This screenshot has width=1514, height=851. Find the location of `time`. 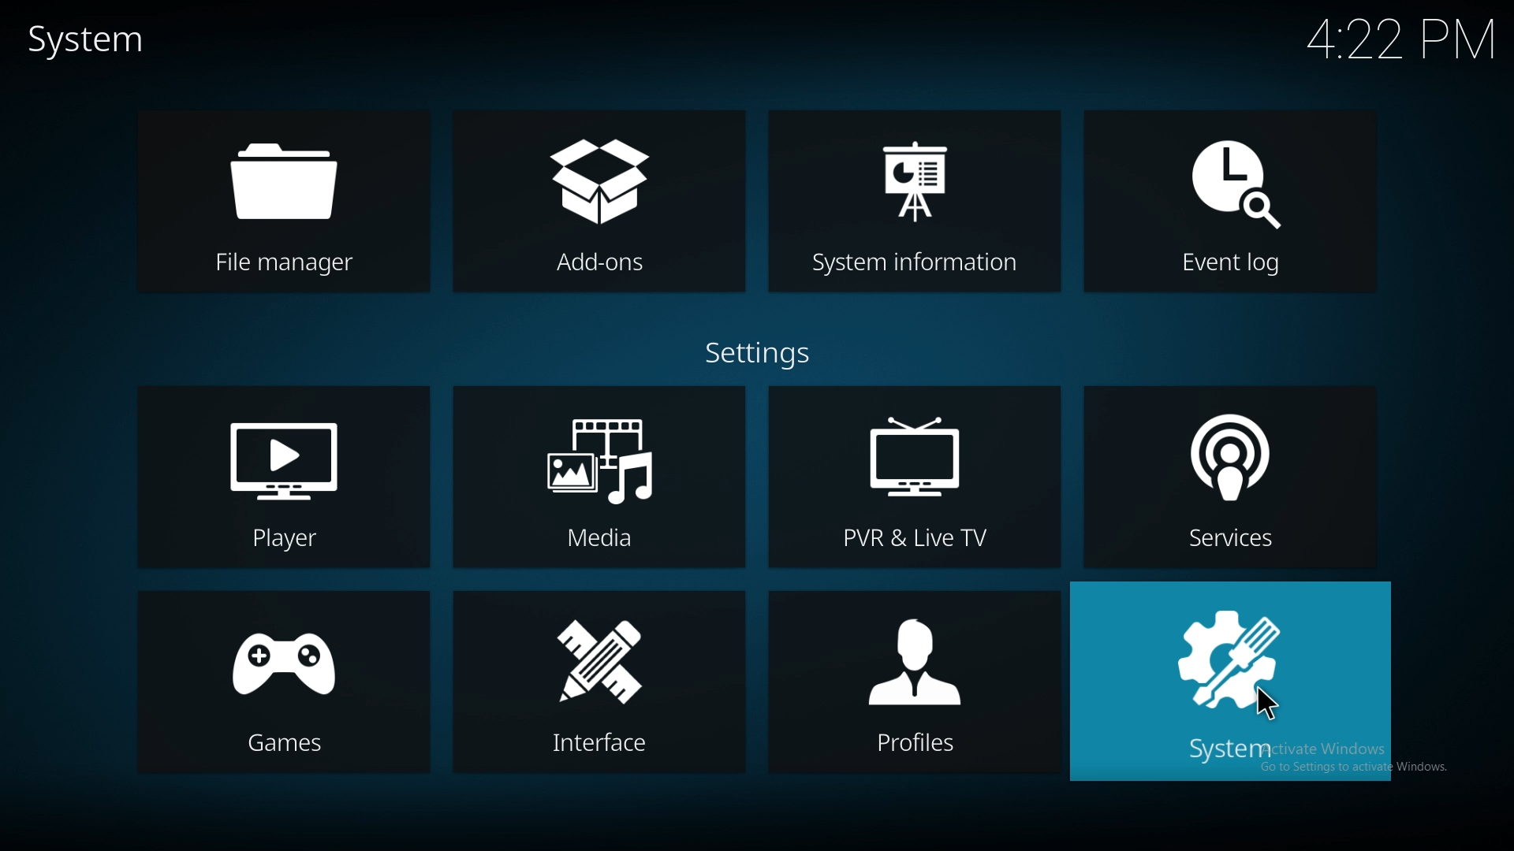

time is located at coordinates (1393, 39).